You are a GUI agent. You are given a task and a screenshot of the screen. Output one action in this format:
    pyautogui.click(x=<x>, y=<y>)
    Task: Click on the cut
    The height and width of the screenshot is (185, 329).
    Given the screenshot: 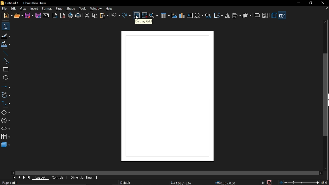 What is the action you would take?
    pyautogui.click(x=87, y=16)
    